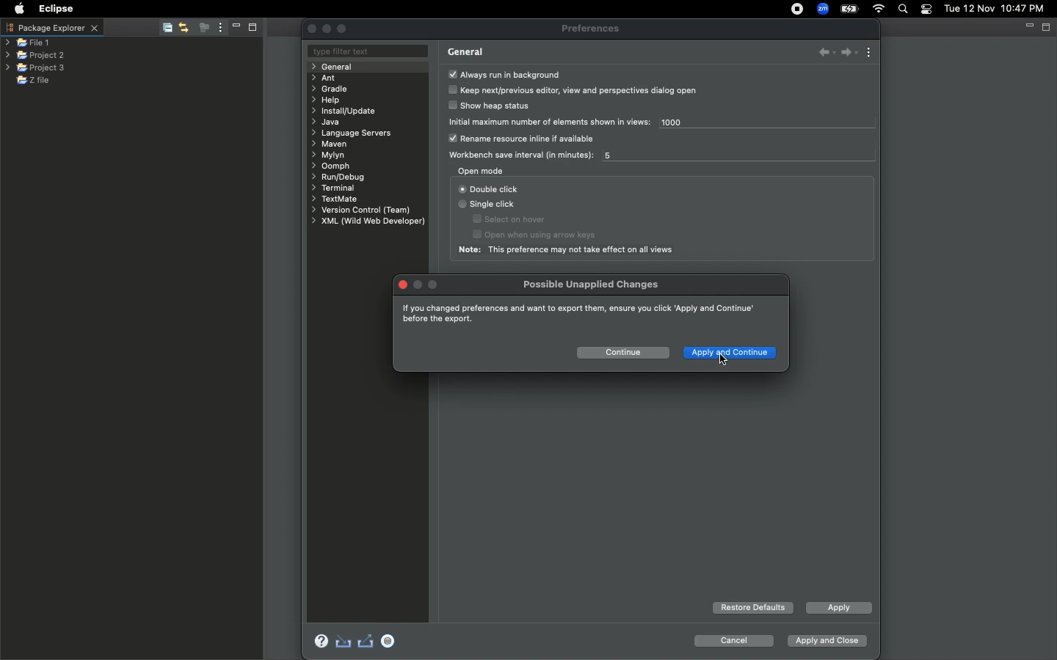  Describe the element at coordinates (593, 285) in the screenshot. I see `Possible unapplied changes` at that location.